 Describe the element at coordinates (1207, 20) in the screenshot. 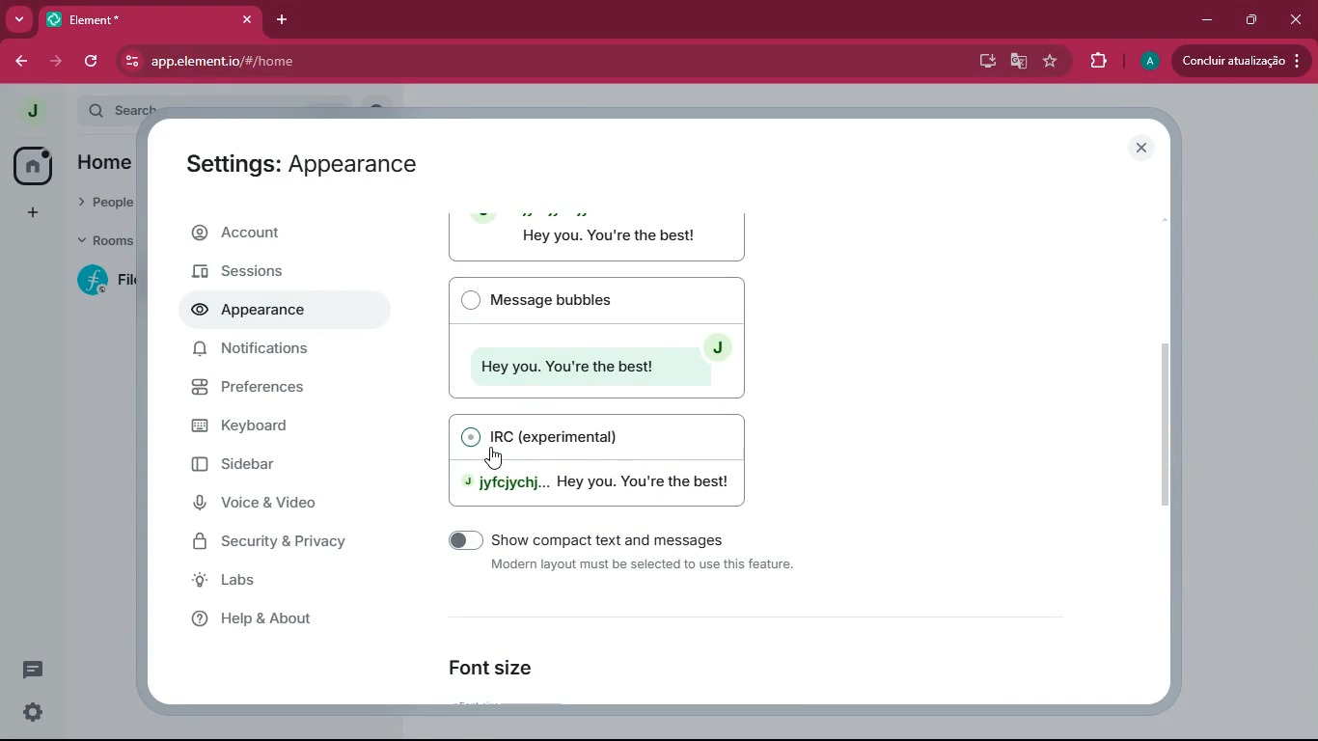

I see `minimize` at that location.